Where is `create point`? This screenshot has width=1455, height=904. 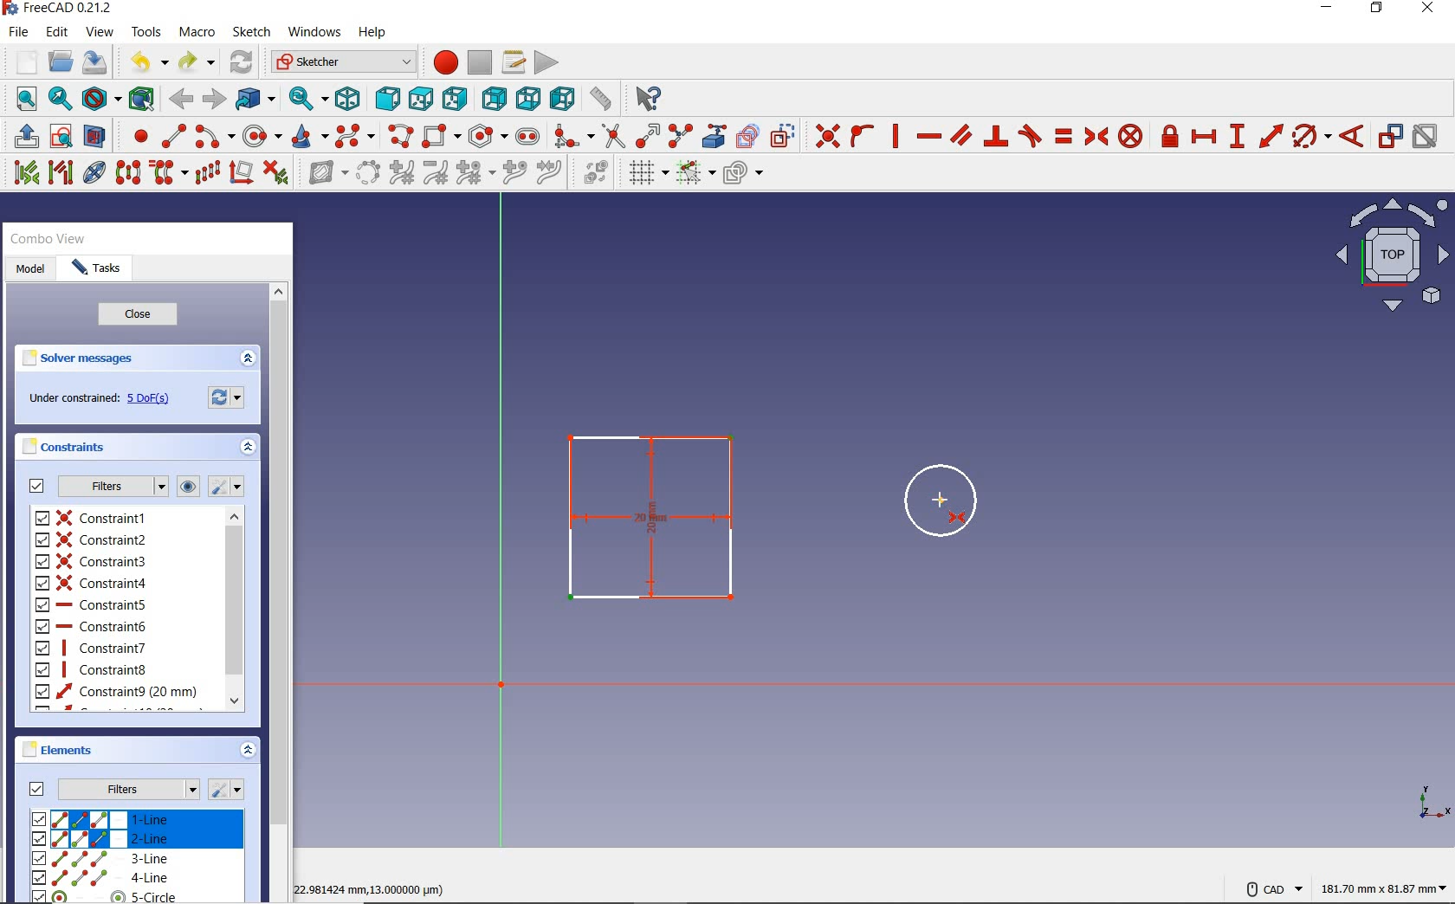 create point is located at coordinates (136, 134).